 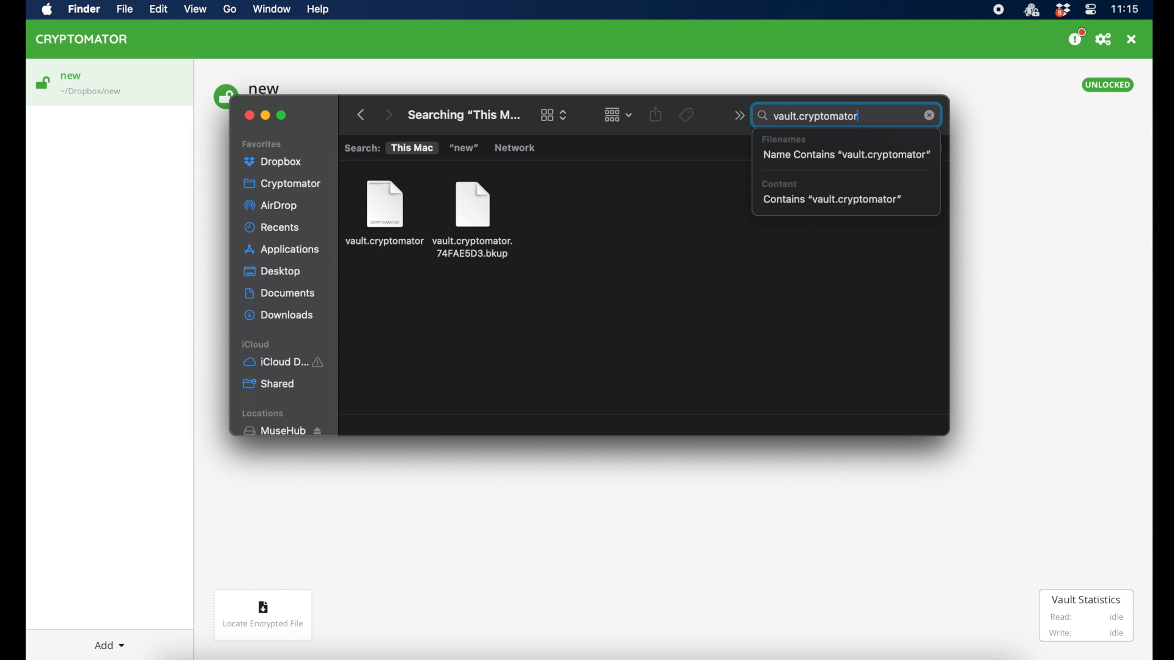 What do you see at coordinates (48, 10) in the screenshot?
I see `apple icon` at bounding box center [48, 10].